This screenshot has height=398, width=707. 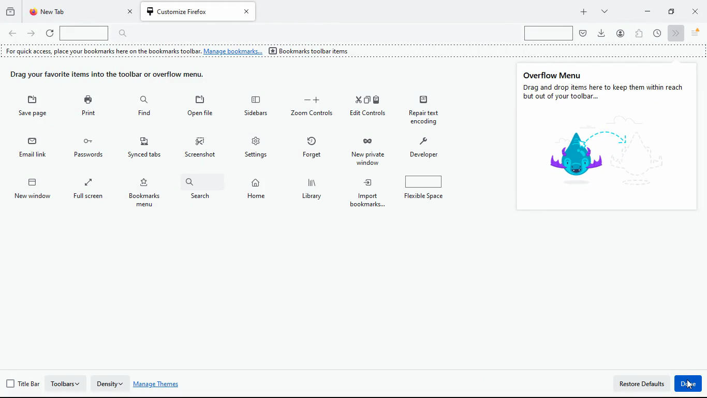 I want to click on tab, so click(x=81, y=12).